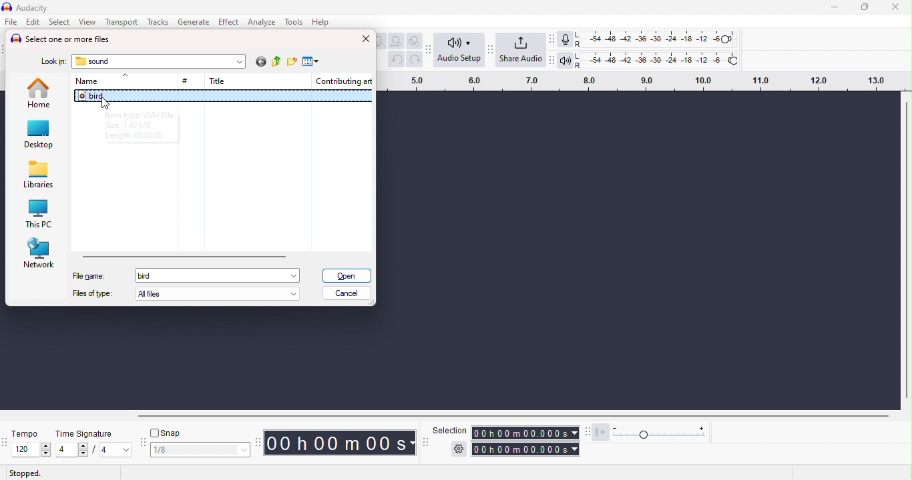 The height and width of the screenshot is (480, 912). Describe the element at coordinates (381, 41) in the screenshot. I see `fit selection to width` at that location.